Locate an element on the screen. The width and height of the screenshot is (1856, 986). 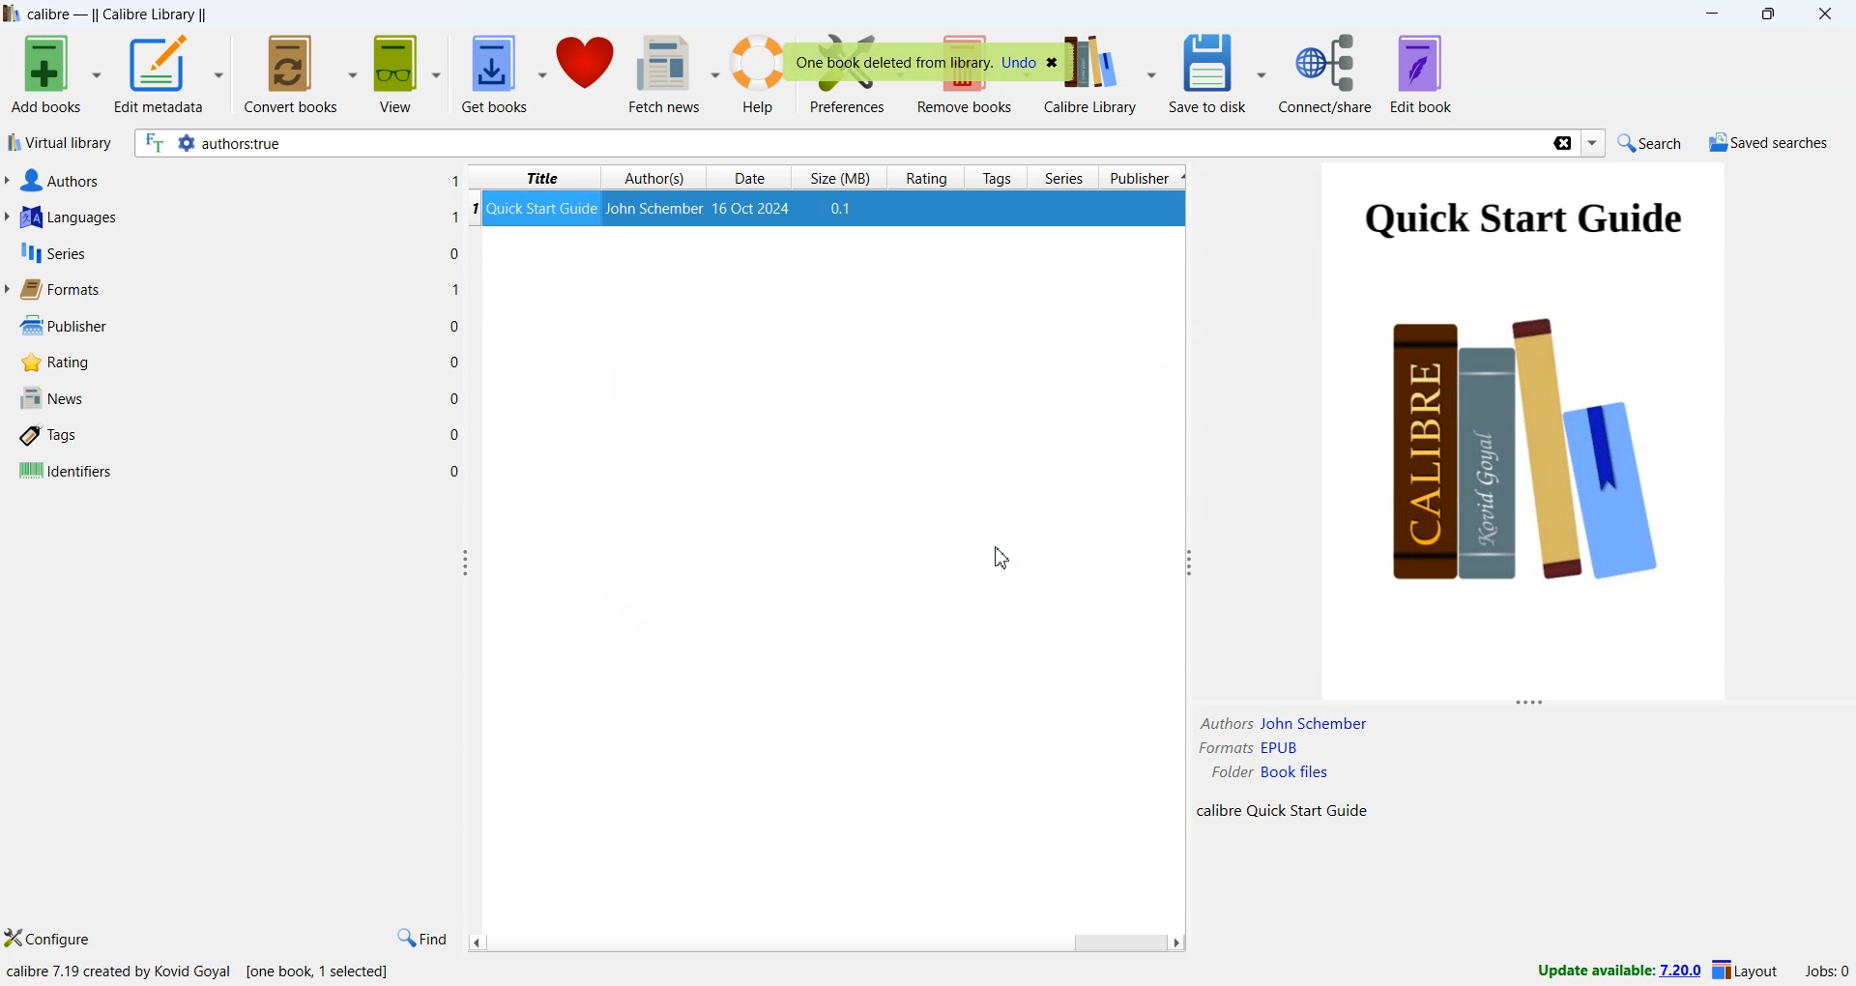
authors is located at coordinates (656, 178).